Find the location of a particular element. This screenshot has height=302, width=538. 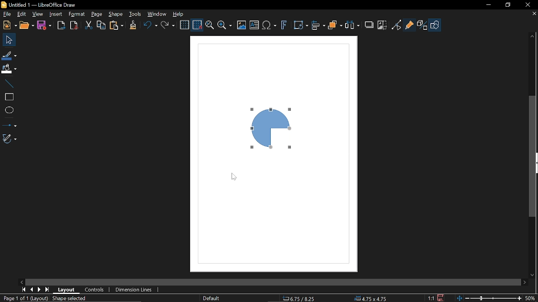

Insert equation is located at coordinates (269, 26).